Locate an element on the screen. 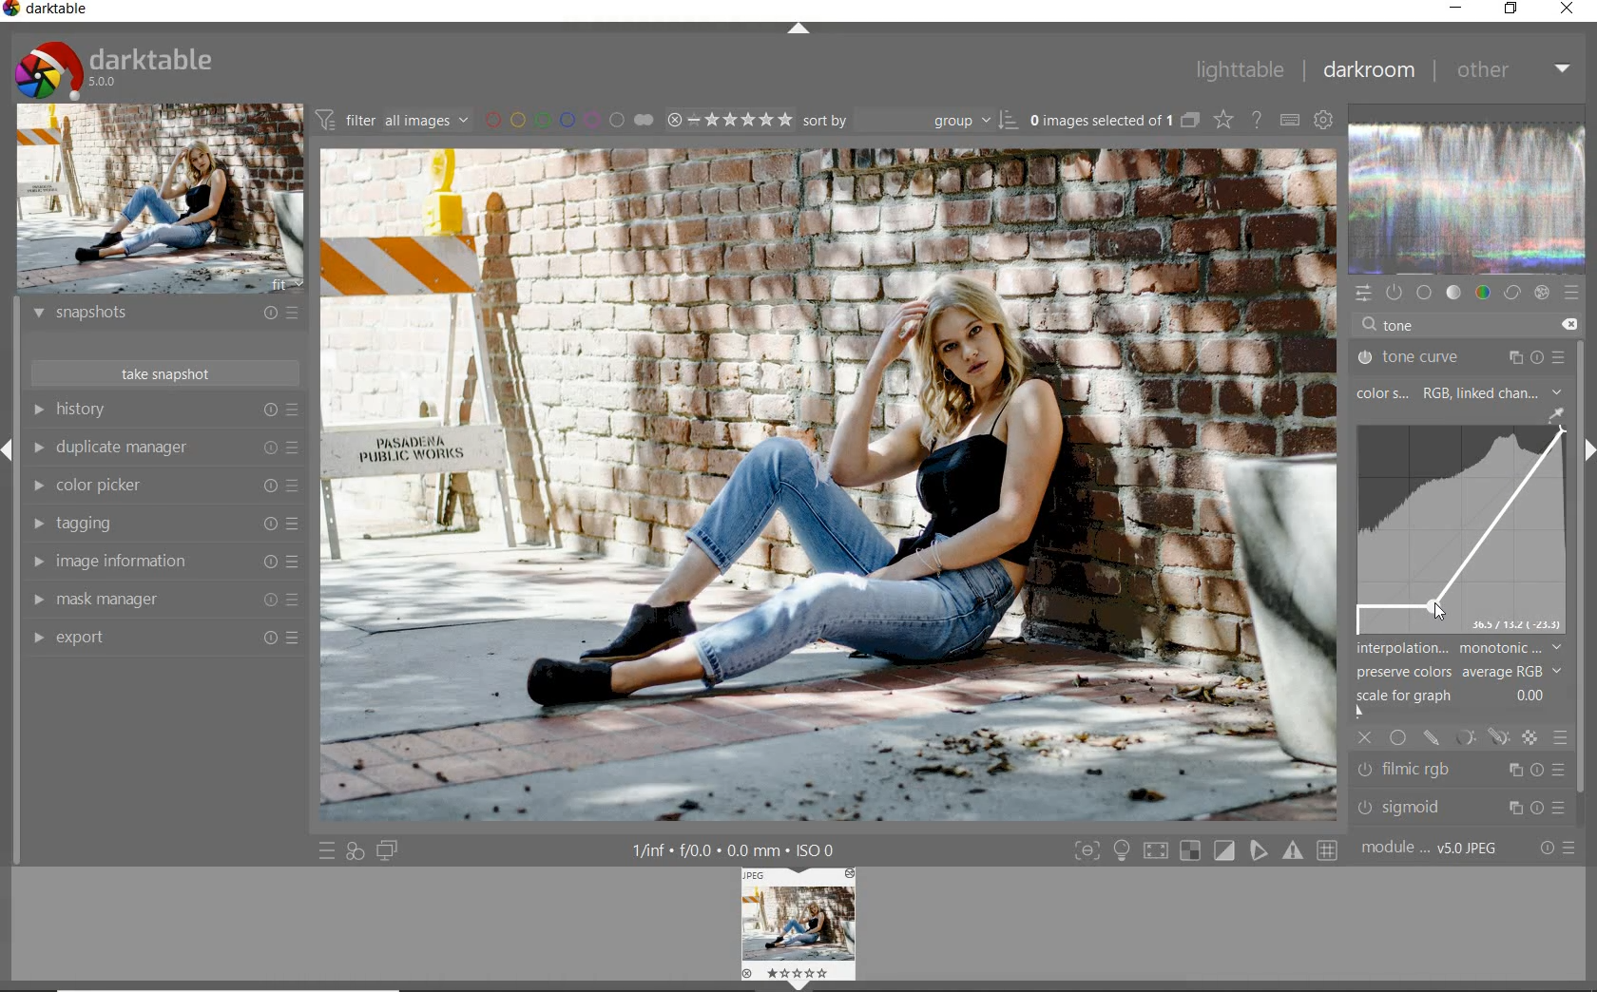 The width and height of the screenshot is (1597, 992). quick access panel is located at coordinates (1362, 292).